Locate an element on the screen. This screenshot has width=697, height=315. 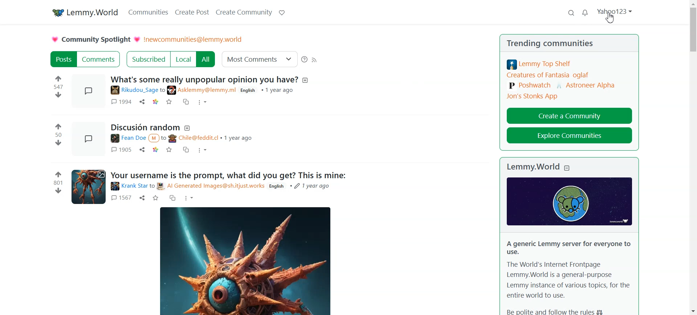
description is located at coordinates (306, 80).